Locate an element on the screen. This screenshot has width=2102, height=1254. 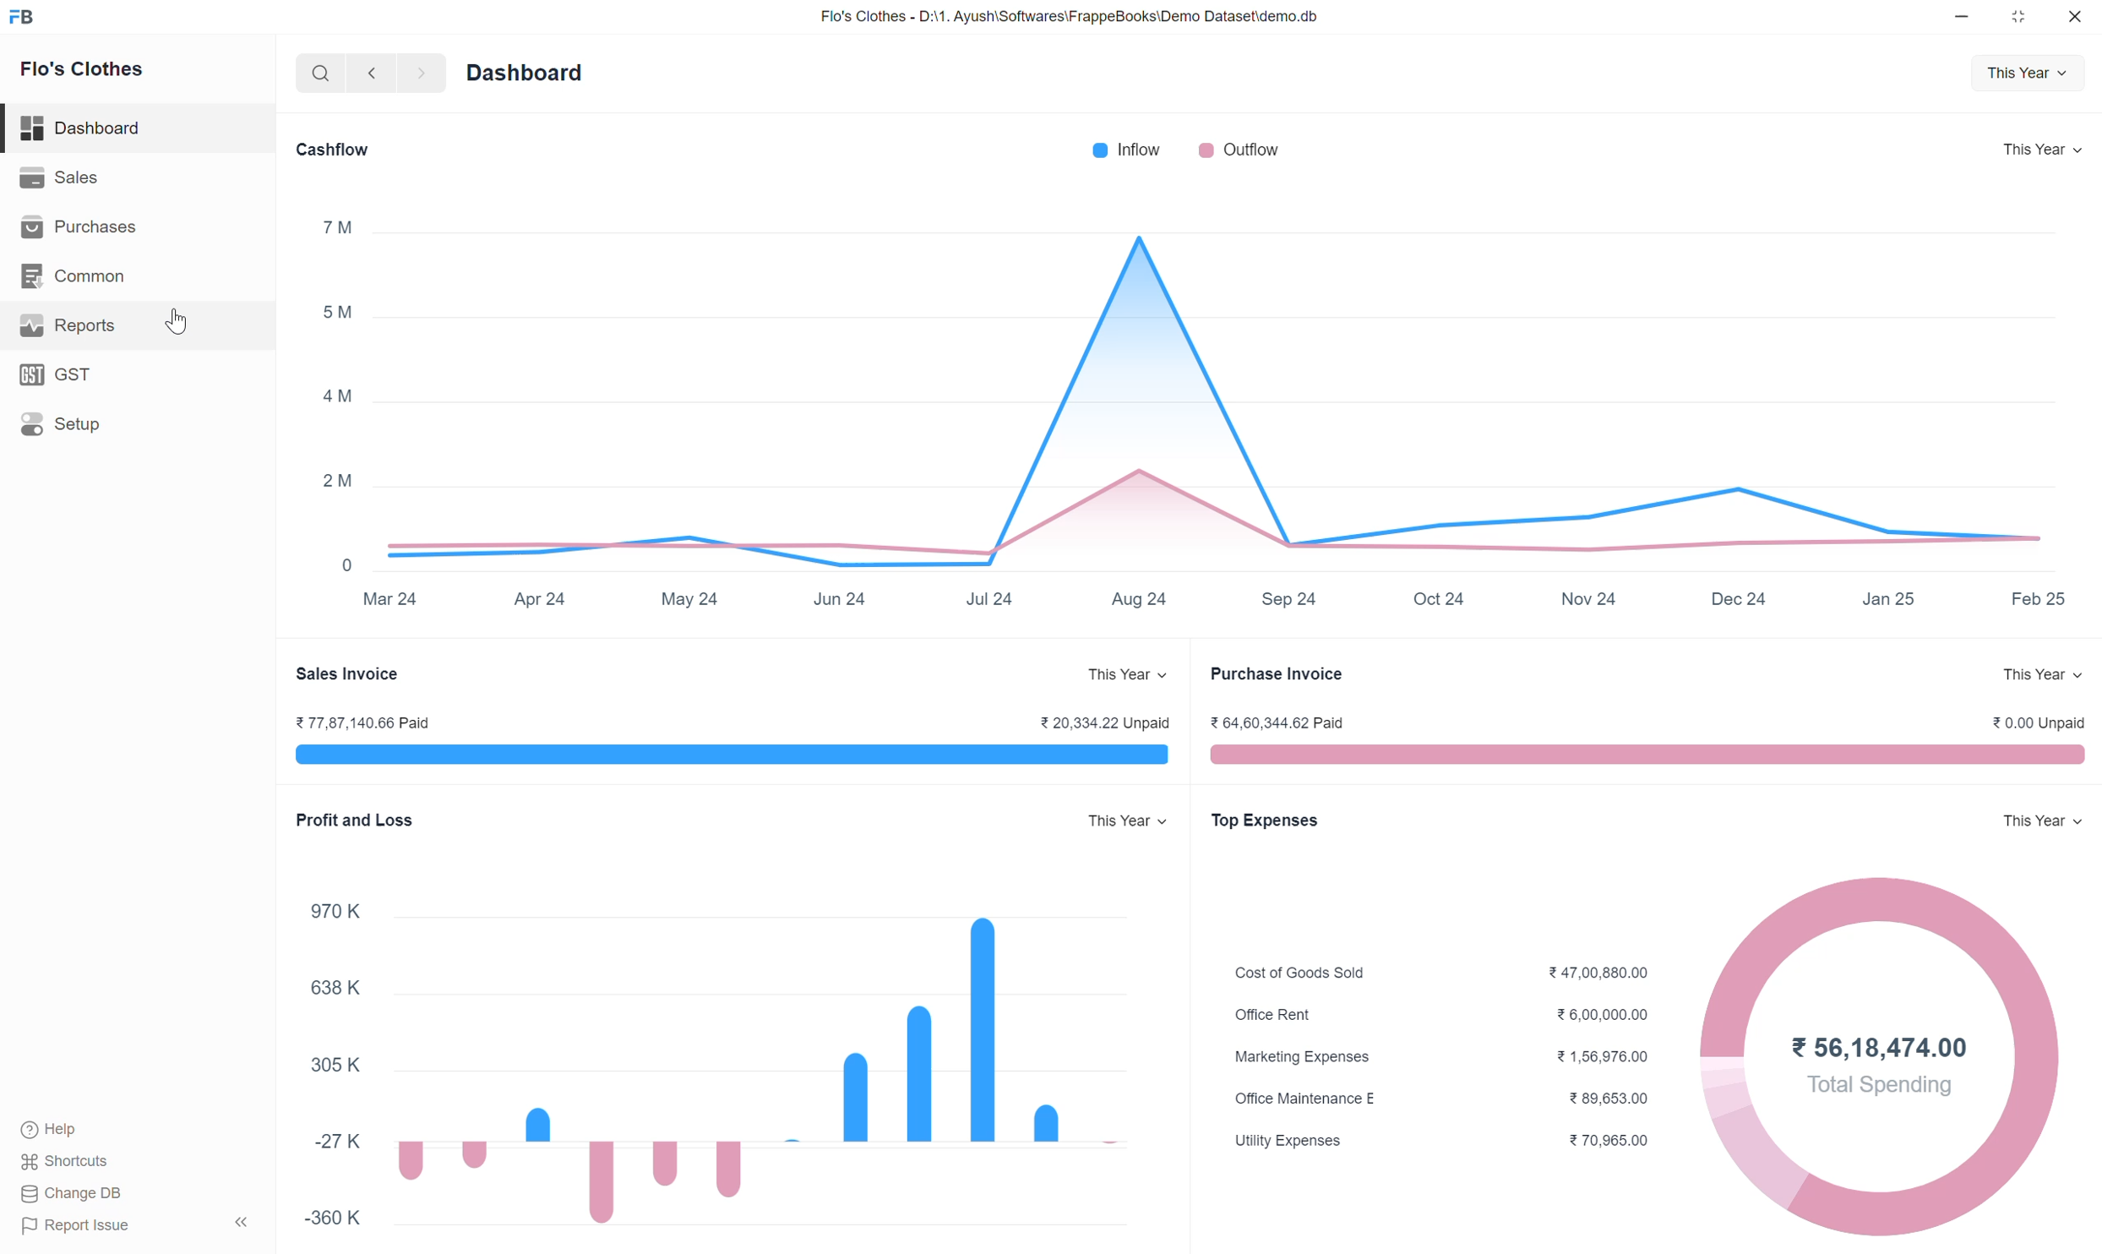
this year is located at coordinates (2019, 74).